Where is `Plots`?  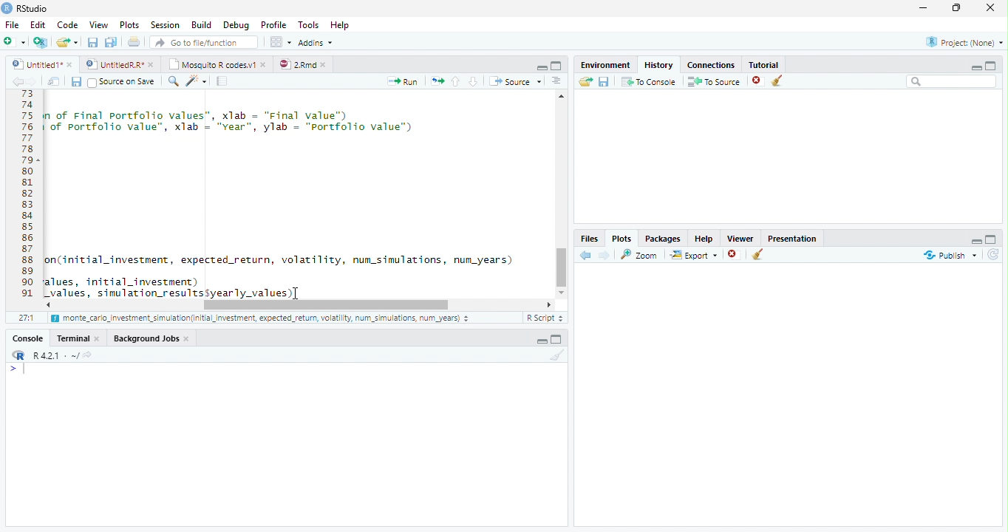 Plots is located at coordinates (622, 238).